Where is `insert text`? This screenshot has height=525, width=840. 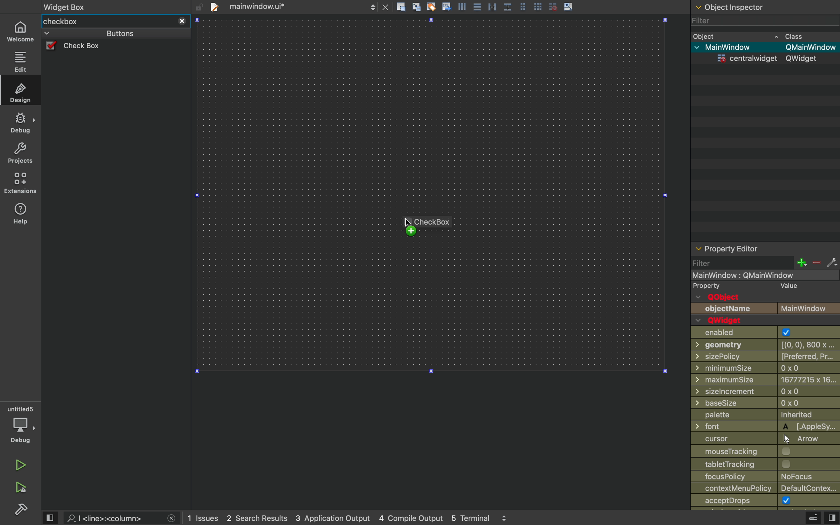 insert text is located at coordinates (446, 6).